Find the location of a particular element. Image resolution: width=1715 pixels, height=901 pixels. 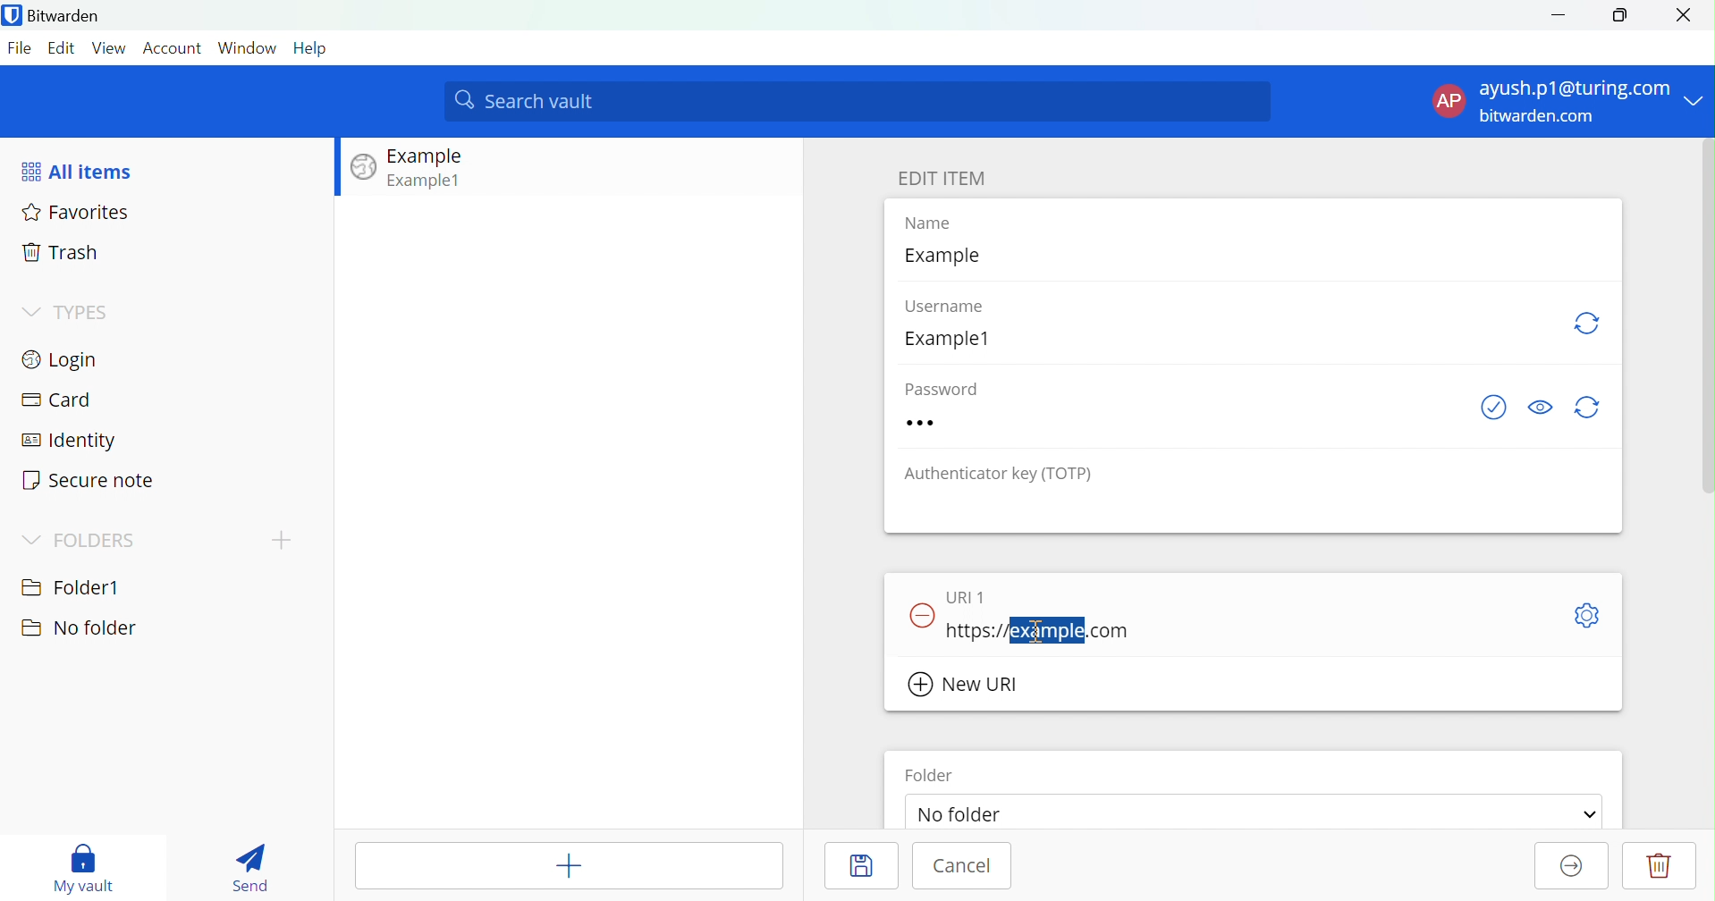

Card is located at coordinates (56, 400).